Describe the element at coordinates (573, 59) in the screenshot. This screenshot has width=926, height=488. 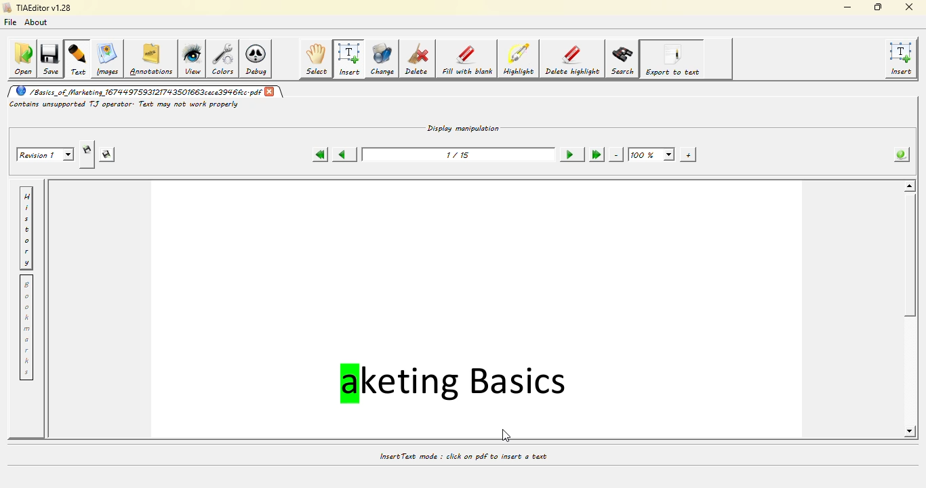
I see `delete highlight` at that location.